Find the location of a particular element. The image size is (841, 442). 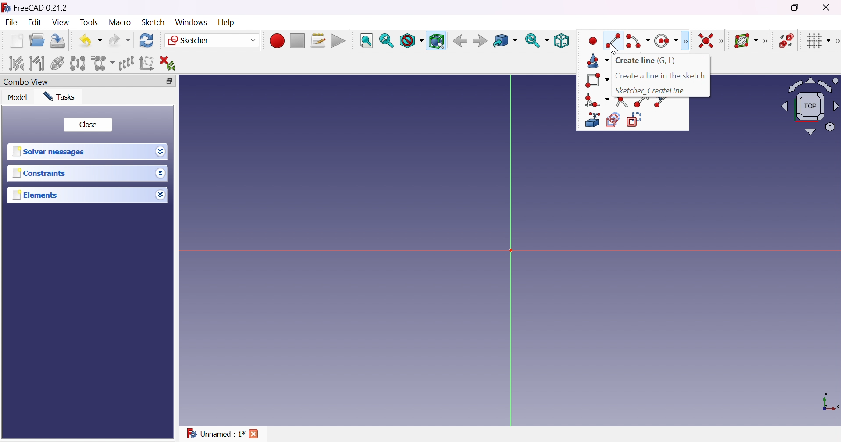

Split edge is located at coordinates (661, 103).